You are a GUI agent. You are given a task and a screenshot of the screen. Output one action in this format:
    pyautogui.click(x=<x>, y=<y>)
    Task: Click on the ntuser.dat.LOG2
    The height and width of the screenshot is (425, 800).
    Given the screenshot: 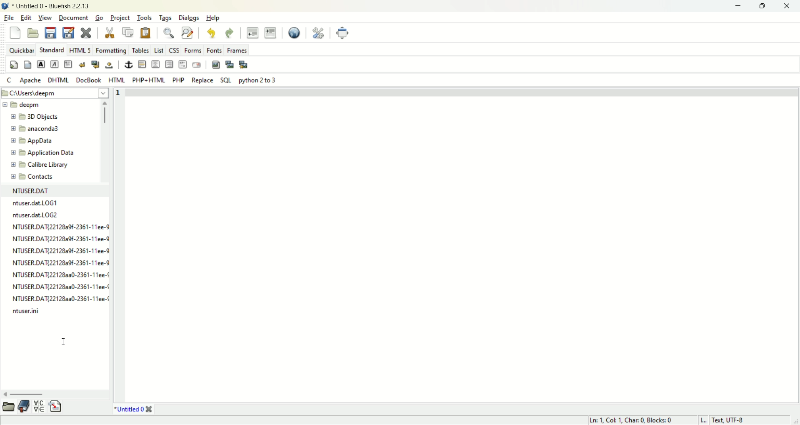 What is the action you would take?
    pyautogui.click(x=35, y=215)
    